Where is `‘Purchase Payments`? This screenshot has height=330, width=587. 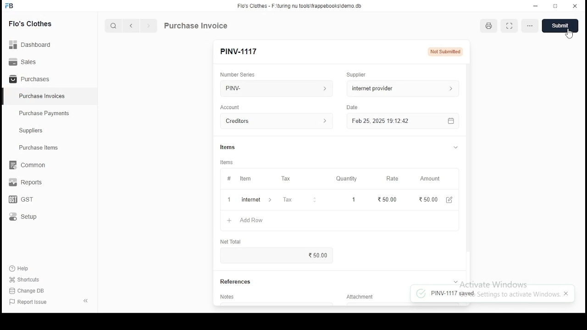 ‘Purchase Payments is located at coordinates (45, 113).